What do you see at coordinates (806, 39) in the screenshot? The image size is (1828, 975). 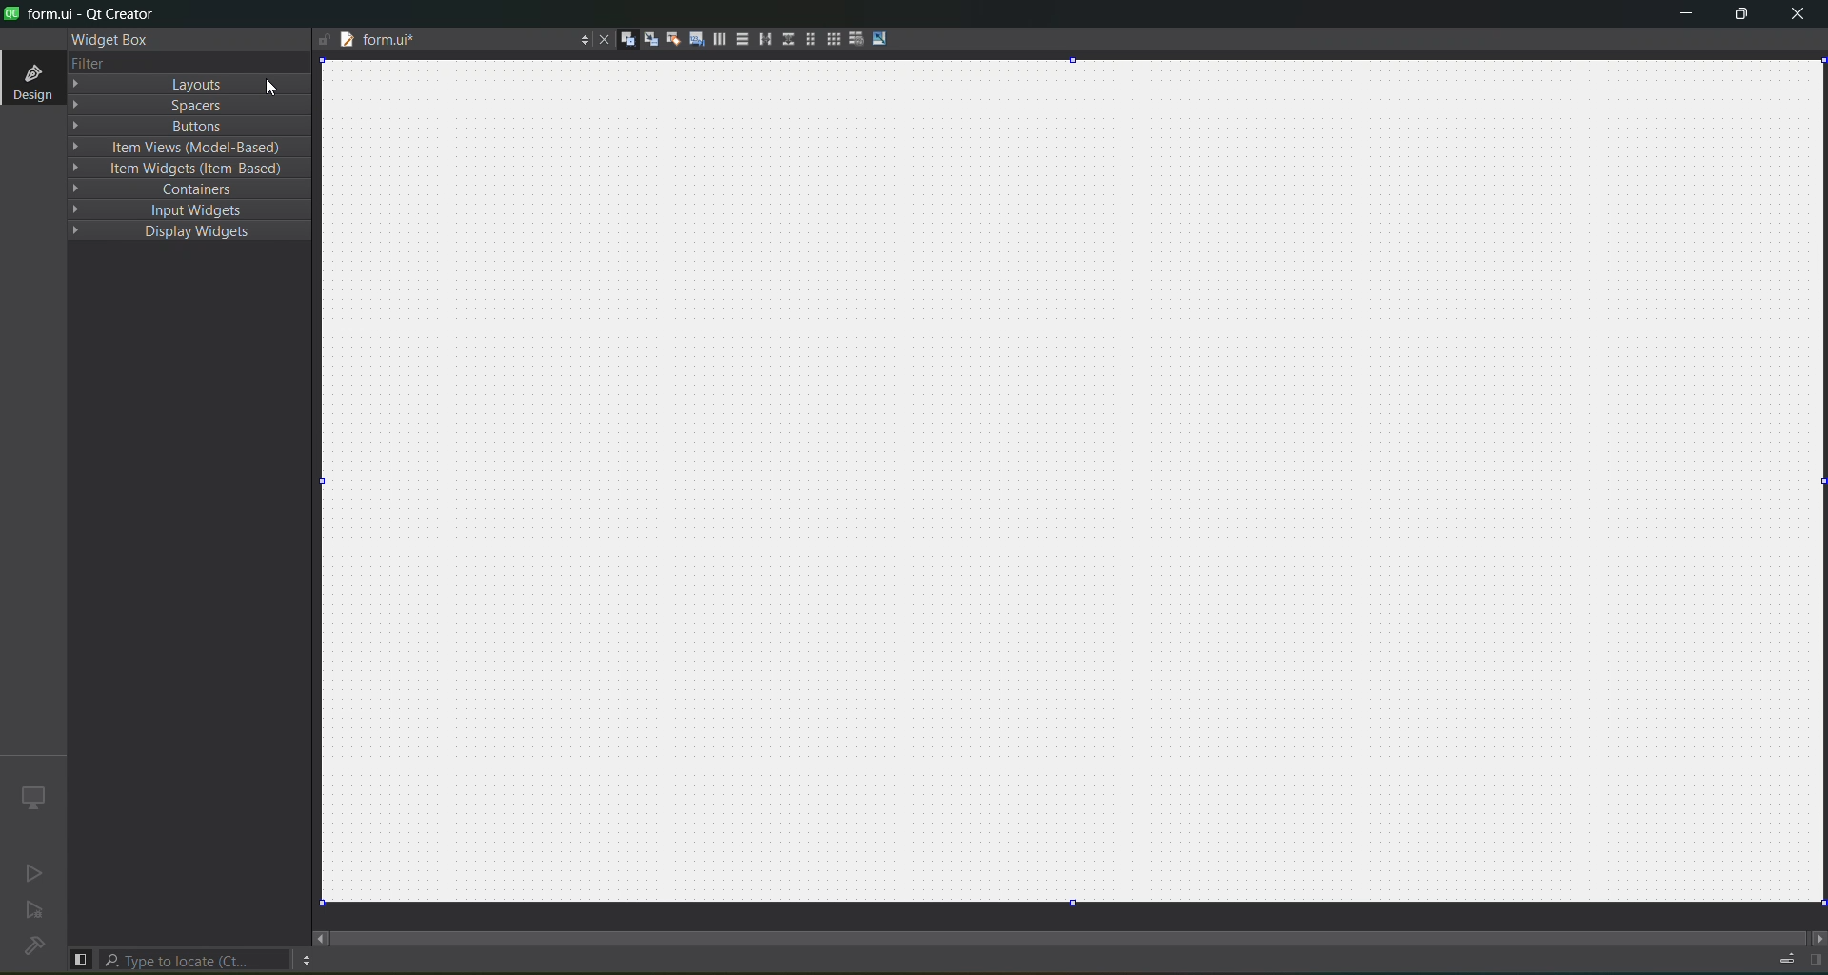 I see `form layout` at bounding box center [806, 39].